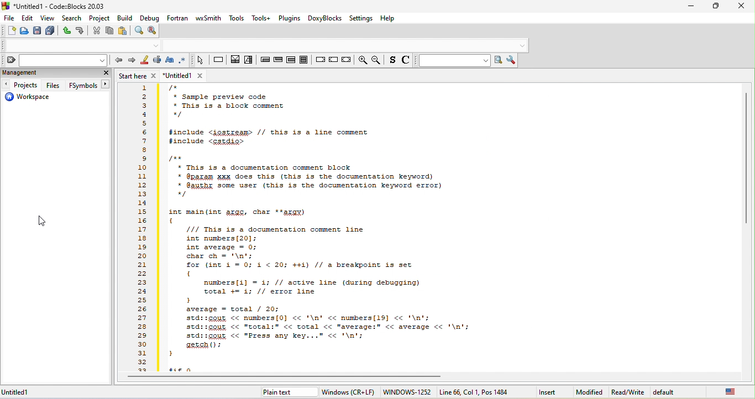  Describe the element at coordinates (303, 59) in the screenshot. I see `block` at that location.